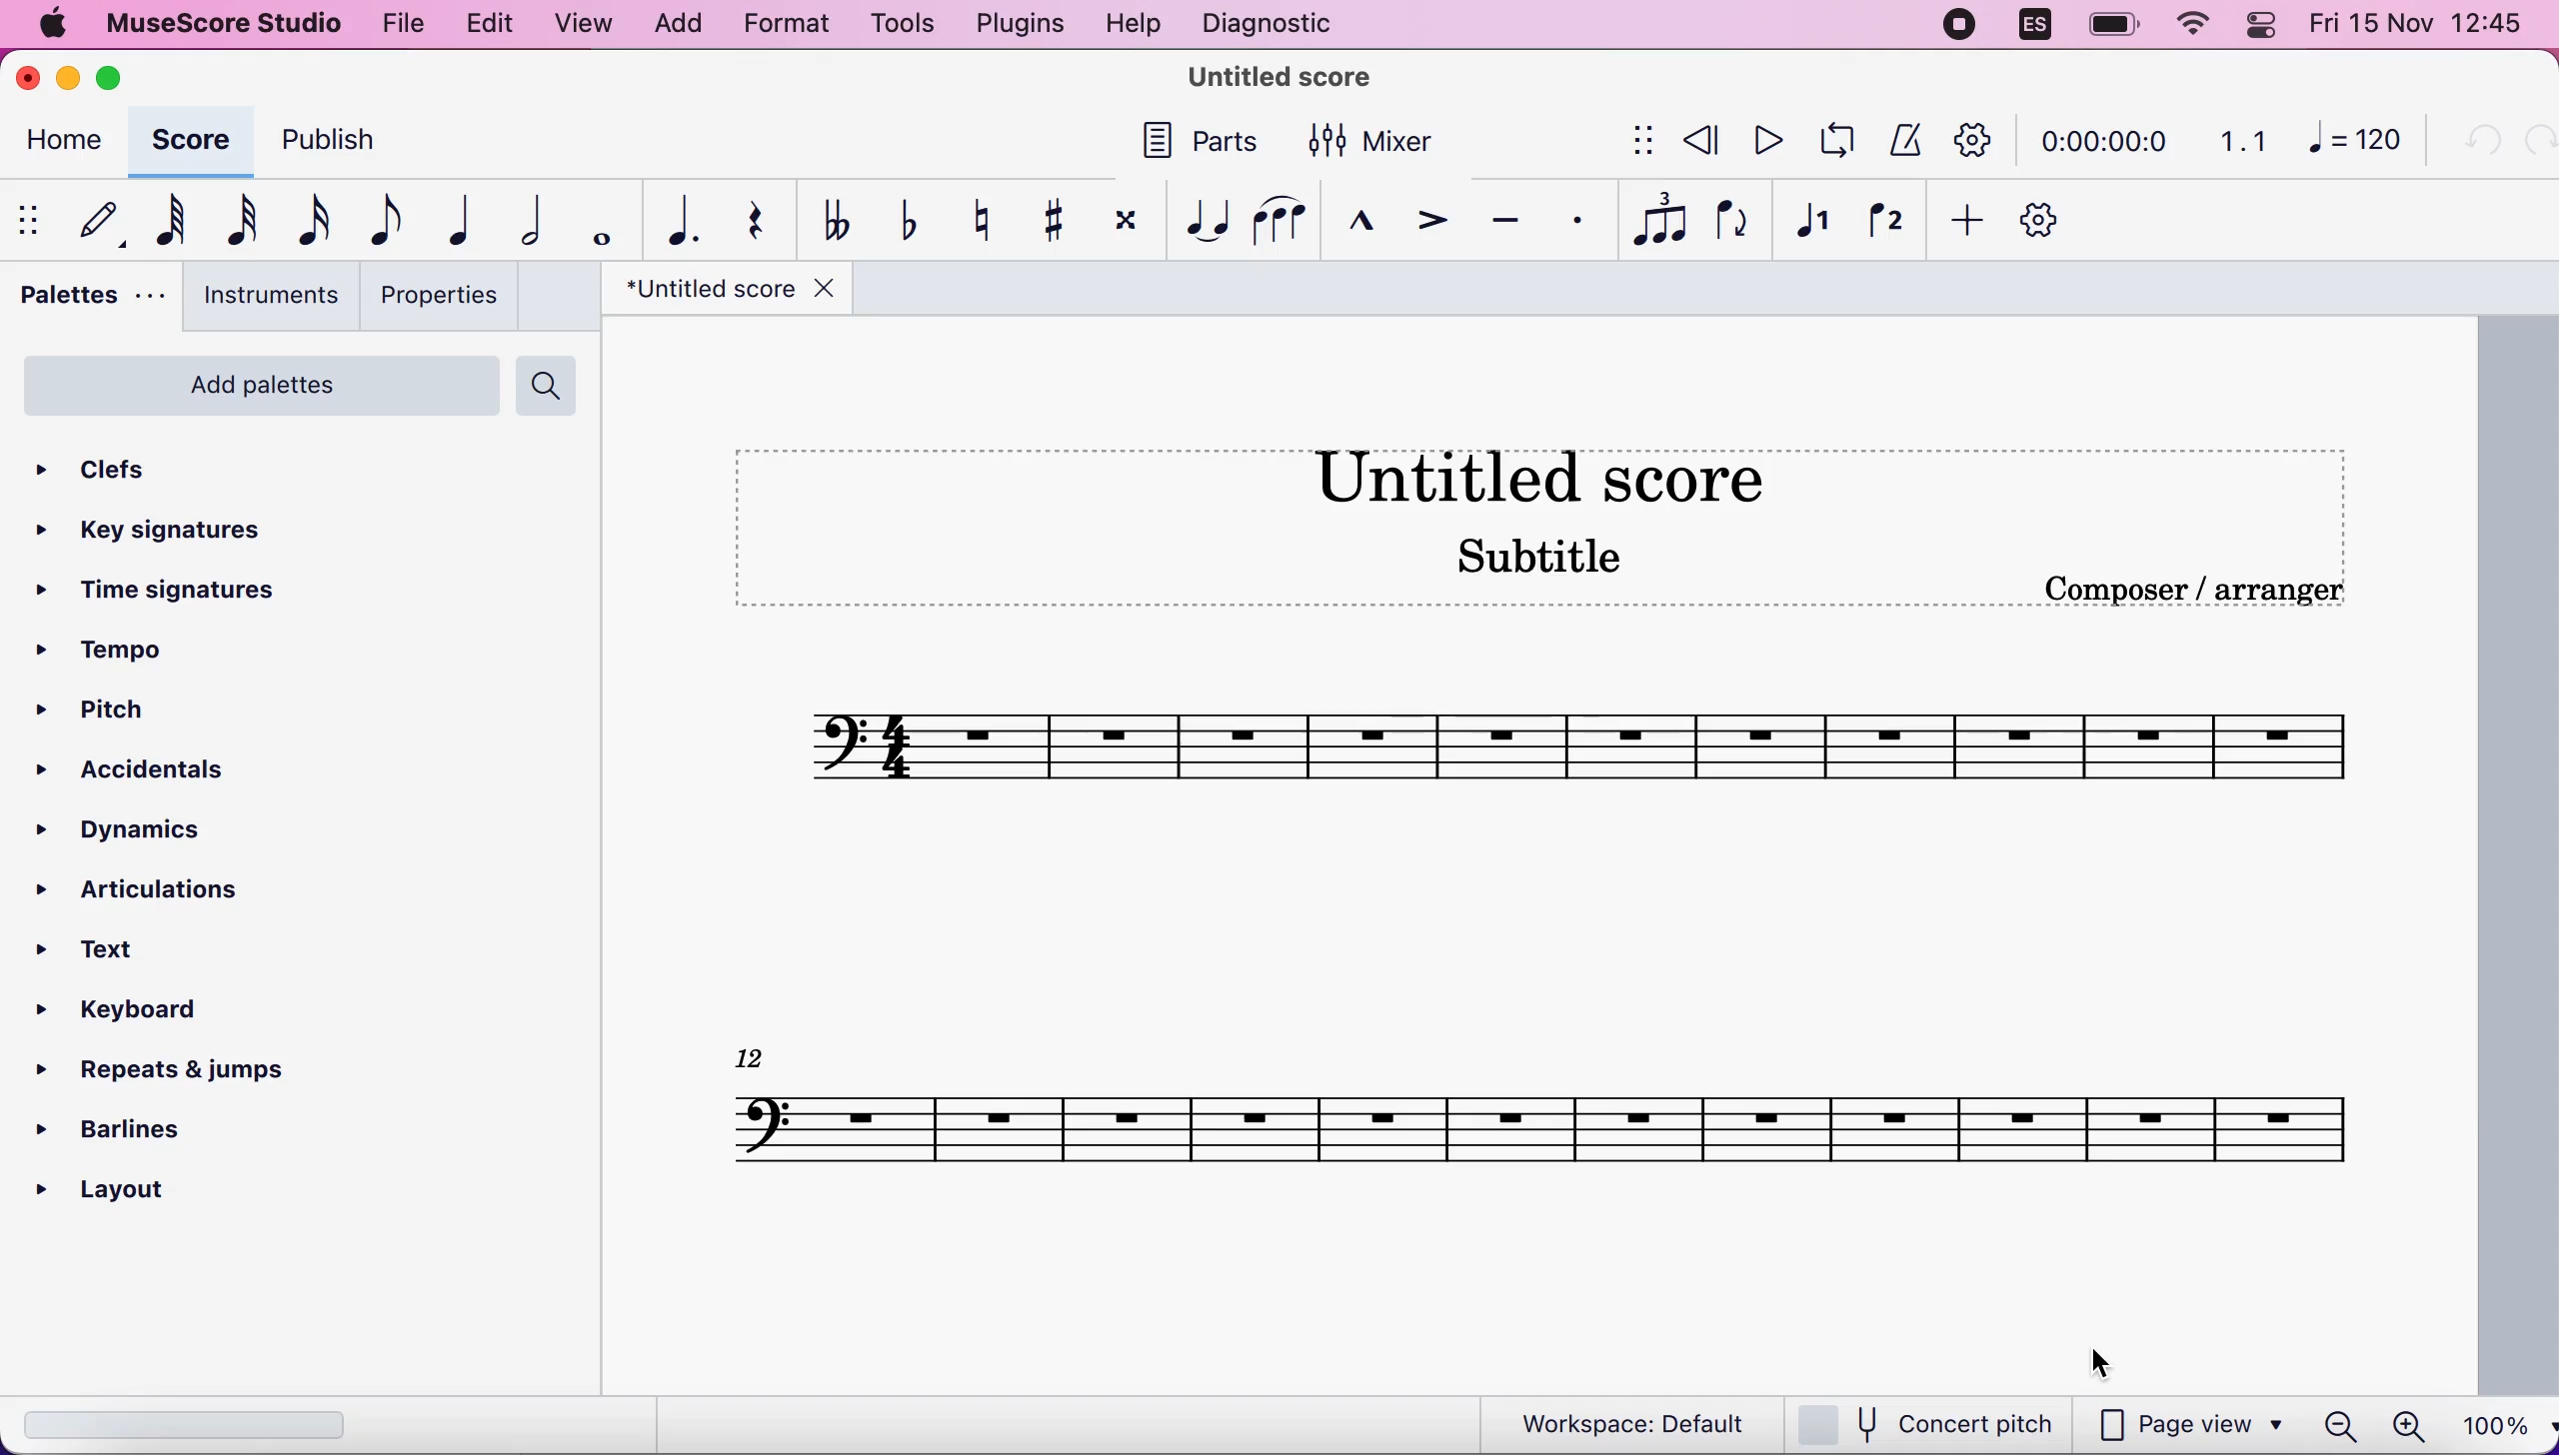 Image resolution: width=2559 pixels, height=1455 pixels. I want to click on tab, so click(734, 287).